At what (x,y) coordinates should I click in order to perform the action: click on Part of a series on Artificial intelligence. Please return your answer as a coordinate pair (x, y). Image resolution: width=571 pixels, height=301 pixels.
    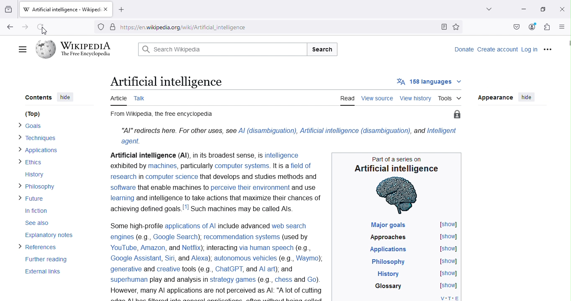
    Looking at the image, I should click on (393, 163).